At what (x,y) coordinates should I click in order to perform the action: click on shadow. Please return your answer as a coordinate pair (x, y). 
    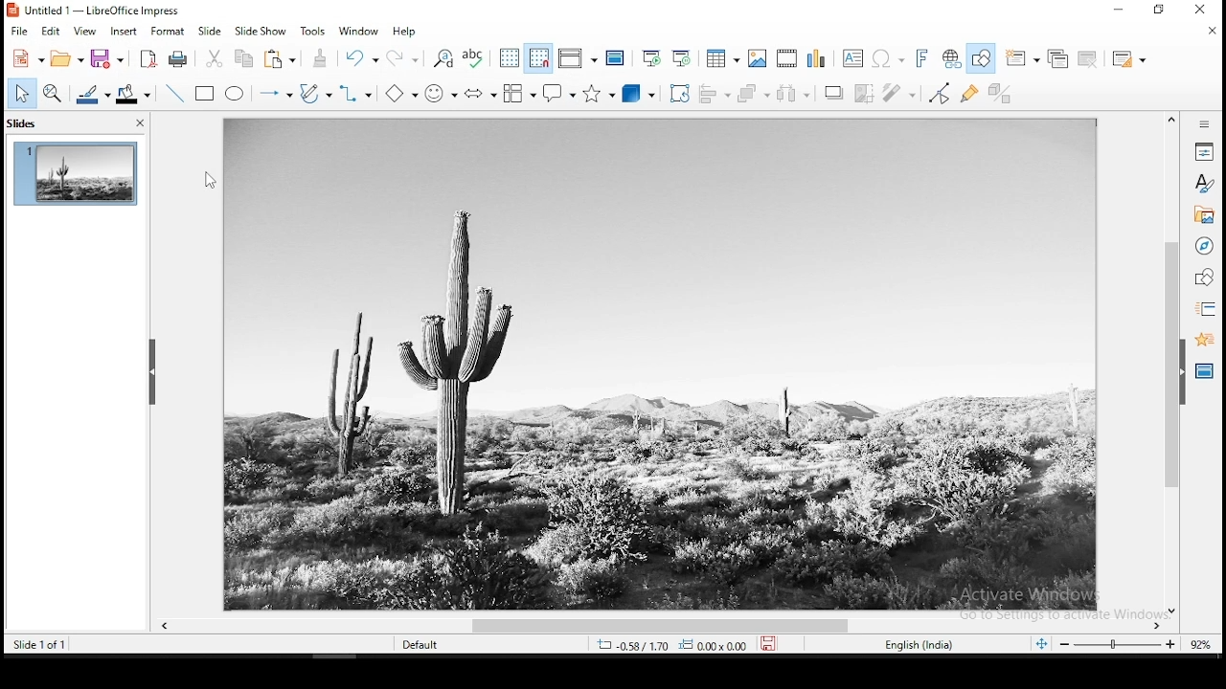
    Looking at the image, I should click on (832, 92).